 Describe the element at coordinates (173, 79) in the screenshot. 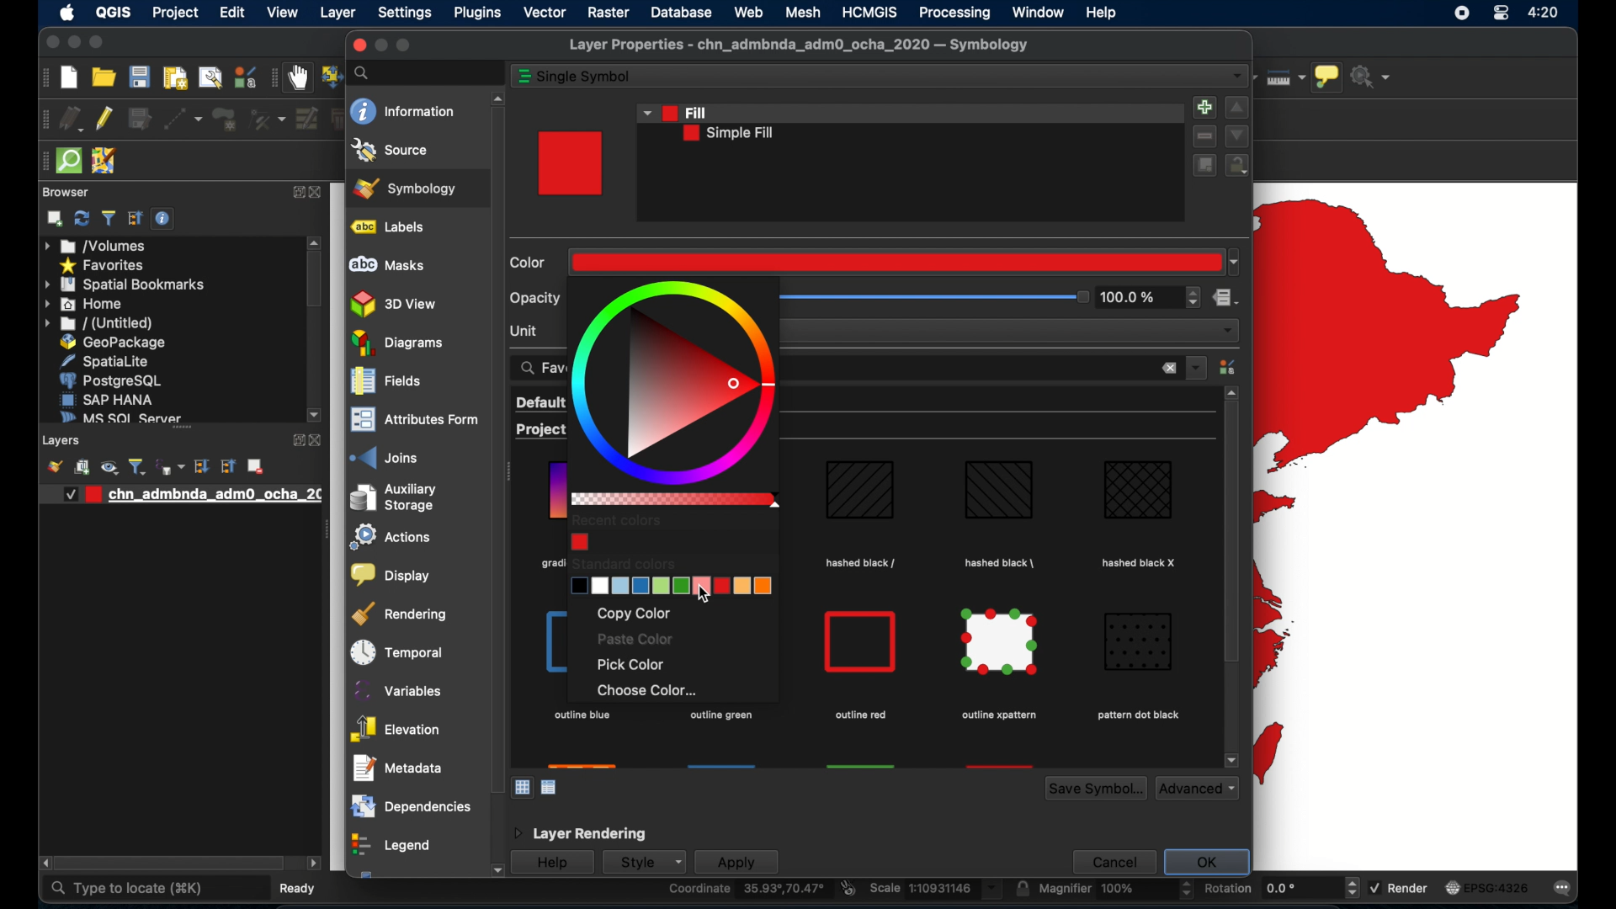

I see `print layout` at that location.